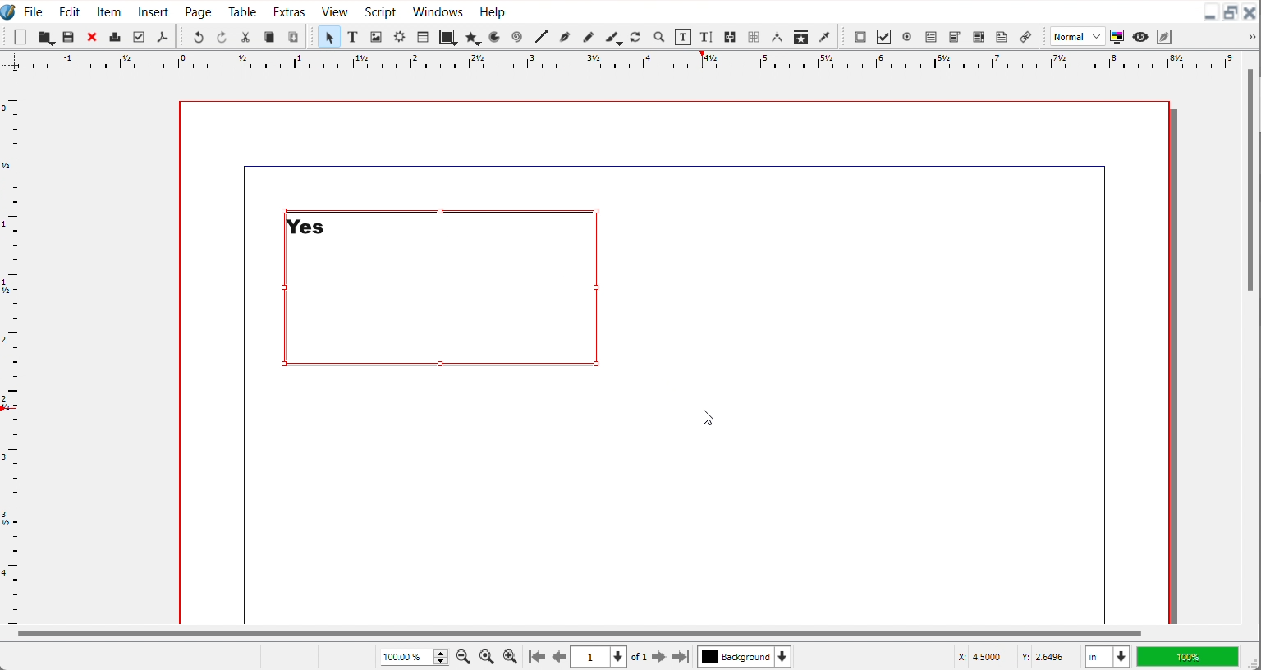 Image resolution: width=1261 pixels, height=670 pixels. What do you see at coordinates (110, 11) in the screenshot?
I see `Item` at bounding box center [110, 11].